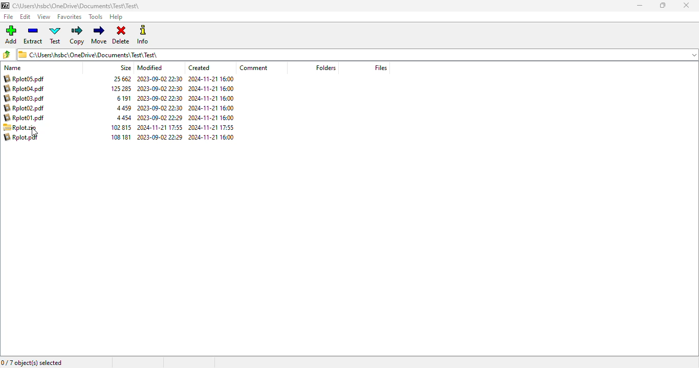 The image size is (699, 368). Describe the element at coordinates (210, 88) in the screenshot. I see `2024-11-21 16:00` at that location.